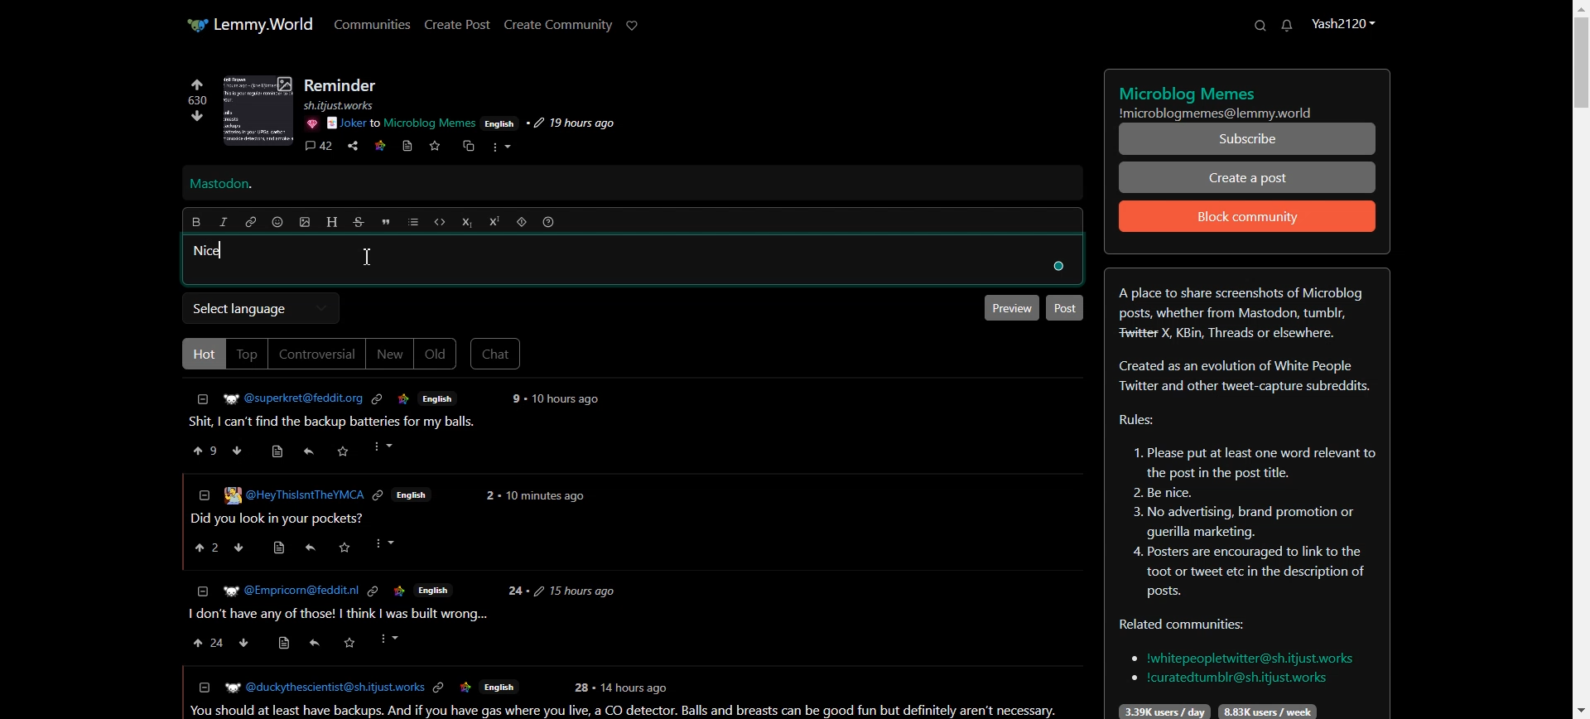 The height and width of the screenshot is (719, 1590). Describe the element at coordinates (332, 222) in the screenshot. I see `Header` at that location.